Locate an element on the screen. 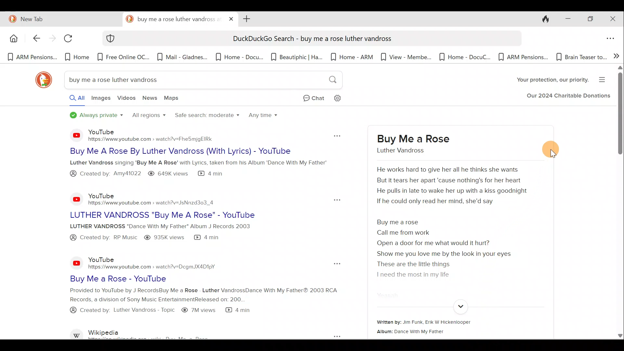  Written by: Jim Funk, Erik W Hickenlooper
Album: Dance With My Father is located at coordinates (450, 327).